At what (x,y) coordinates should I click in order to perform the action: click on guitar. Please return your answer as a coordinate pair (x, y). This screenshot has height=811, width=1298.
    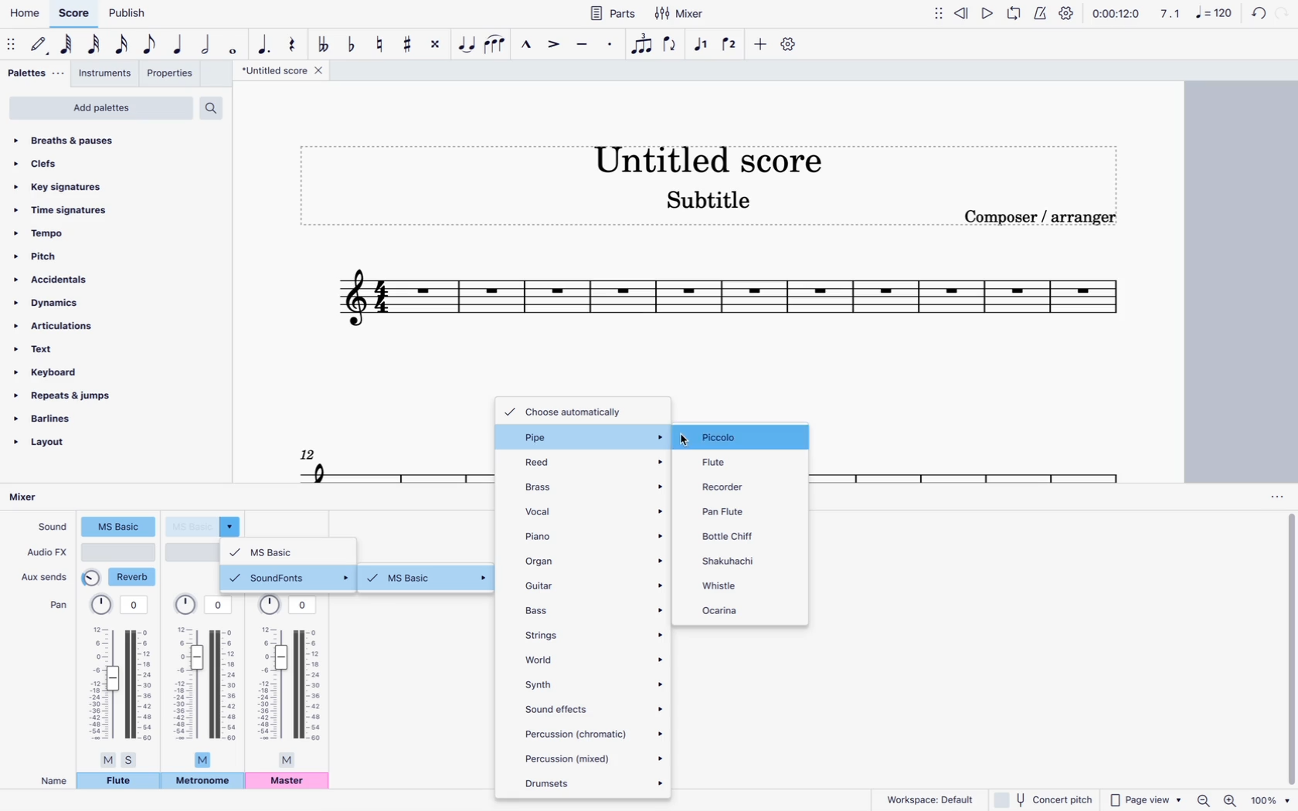
    Looking at the image, I should click on (594, 583).